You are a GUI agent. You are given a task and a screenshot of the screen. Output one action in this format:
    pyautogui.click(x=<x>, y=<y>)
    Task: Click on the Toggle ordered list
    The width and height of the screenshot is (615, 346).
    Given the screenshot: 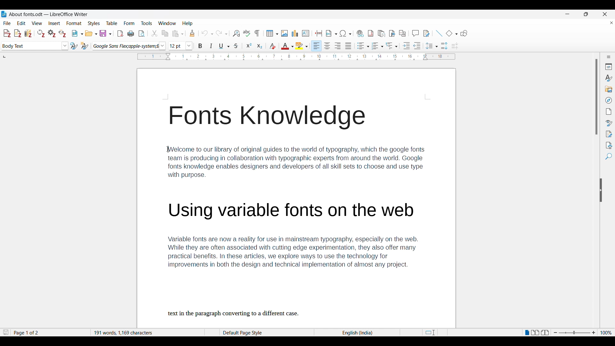 What is the action you would take?
    pyautogui.click(x=378, y=46)
    